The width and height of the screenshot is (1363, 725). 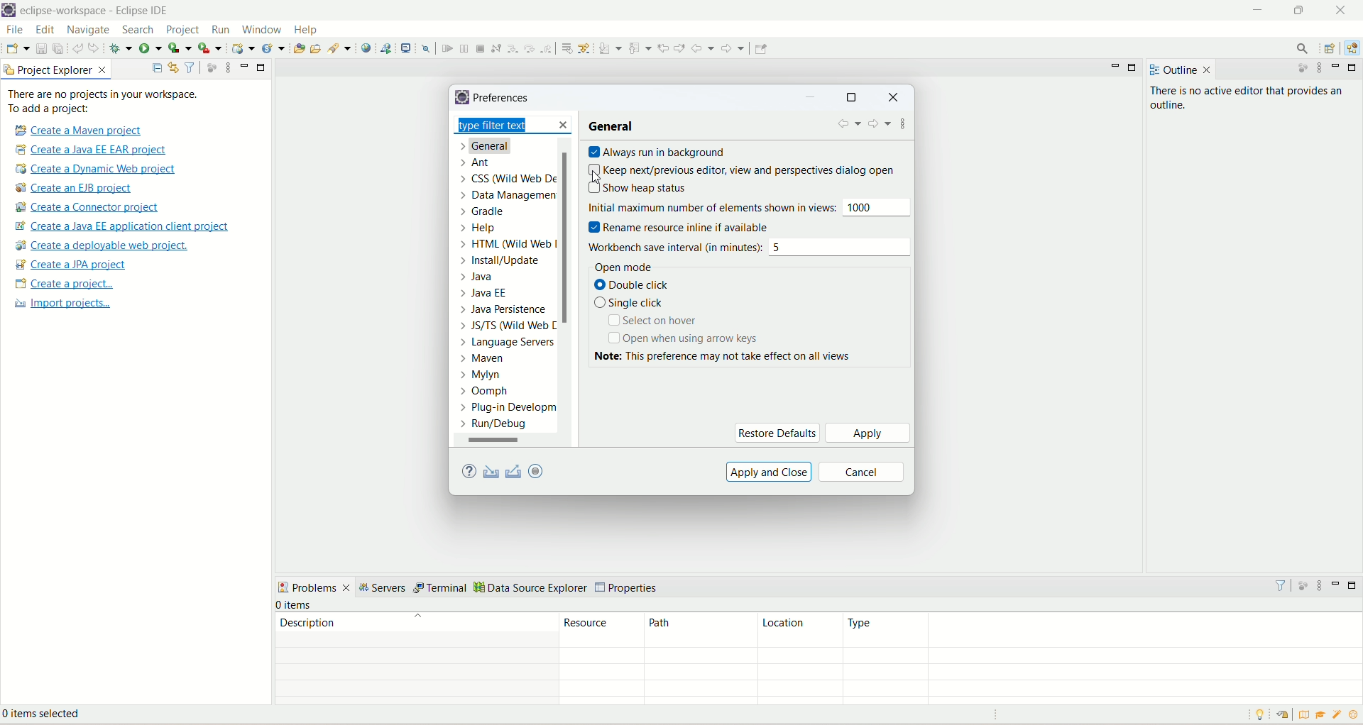 What do you see at coordinates (121, 48) in the screenshot?
I see `debug` at bounding box center [121, 48].